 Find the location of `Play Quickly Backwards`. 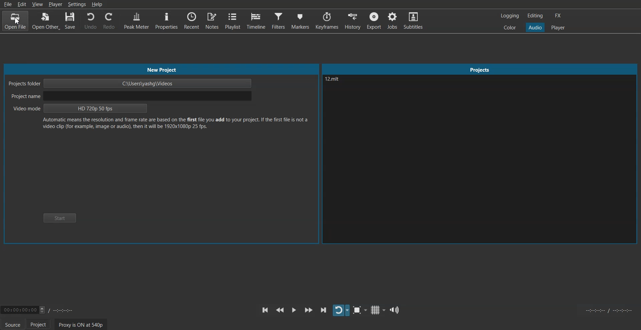

Play Quickly Backwards is located at coordinates (280, 310).